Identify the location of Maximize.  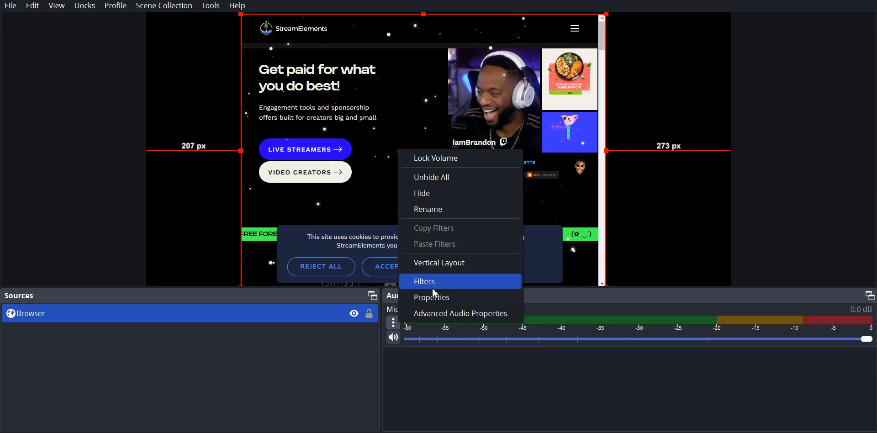
(869, 295).